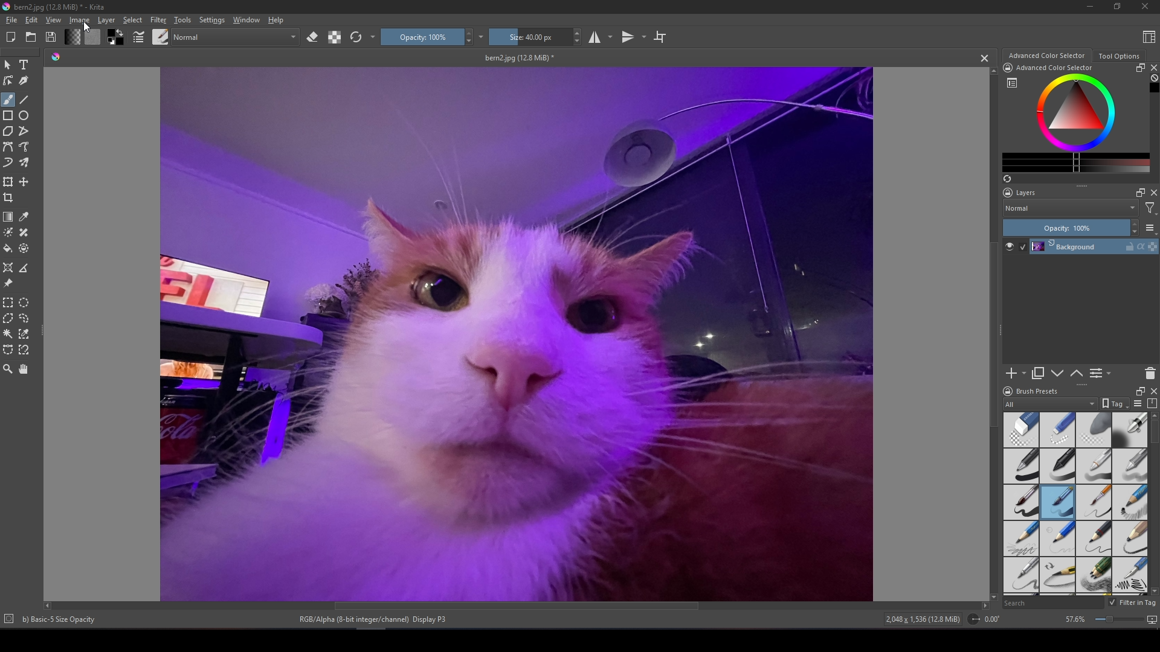 The width and height of the screenshot is (1160, 652). I want to click on Create a list of colors from the image, so click(1007, 178).